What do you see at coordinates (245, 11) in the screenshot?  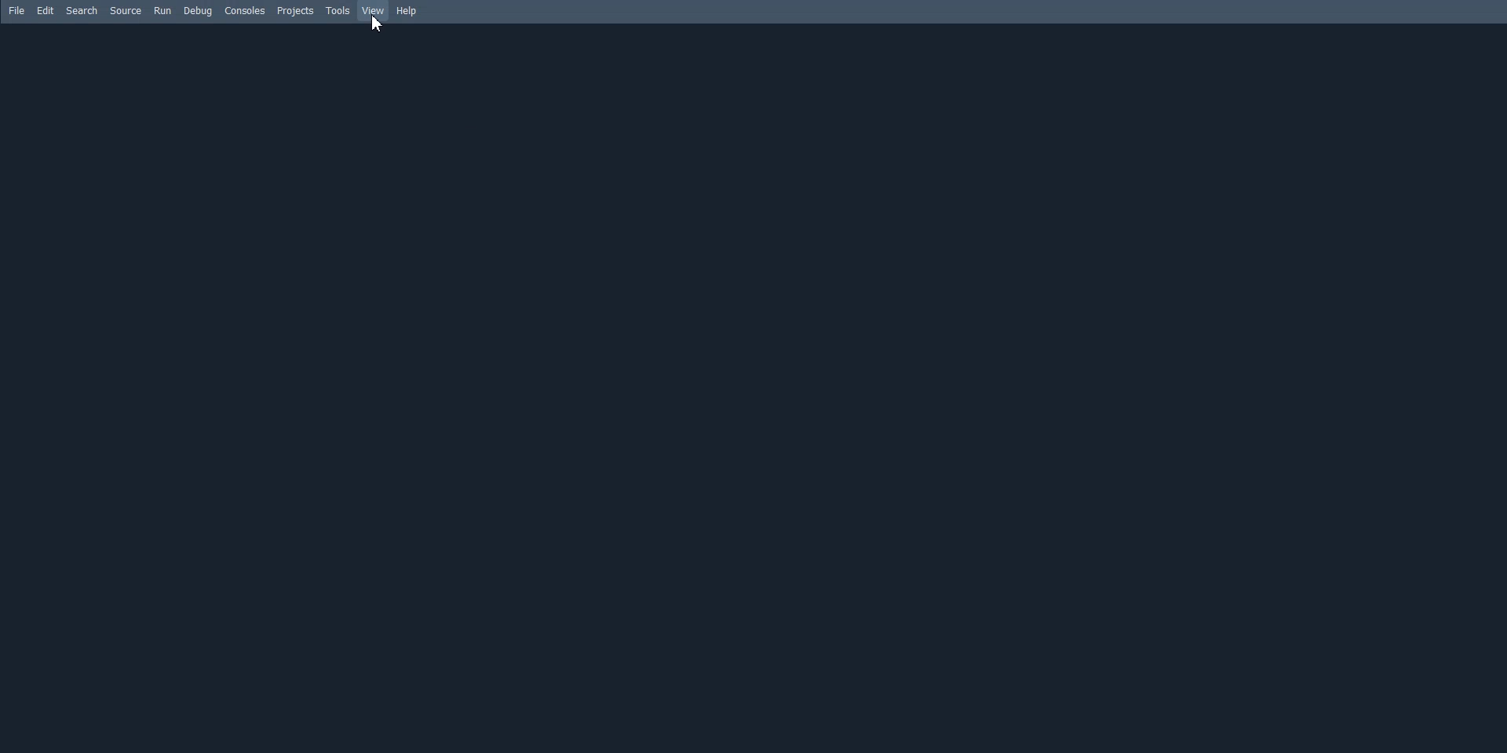 I see `Consoles` at bounding box center [245, 11].